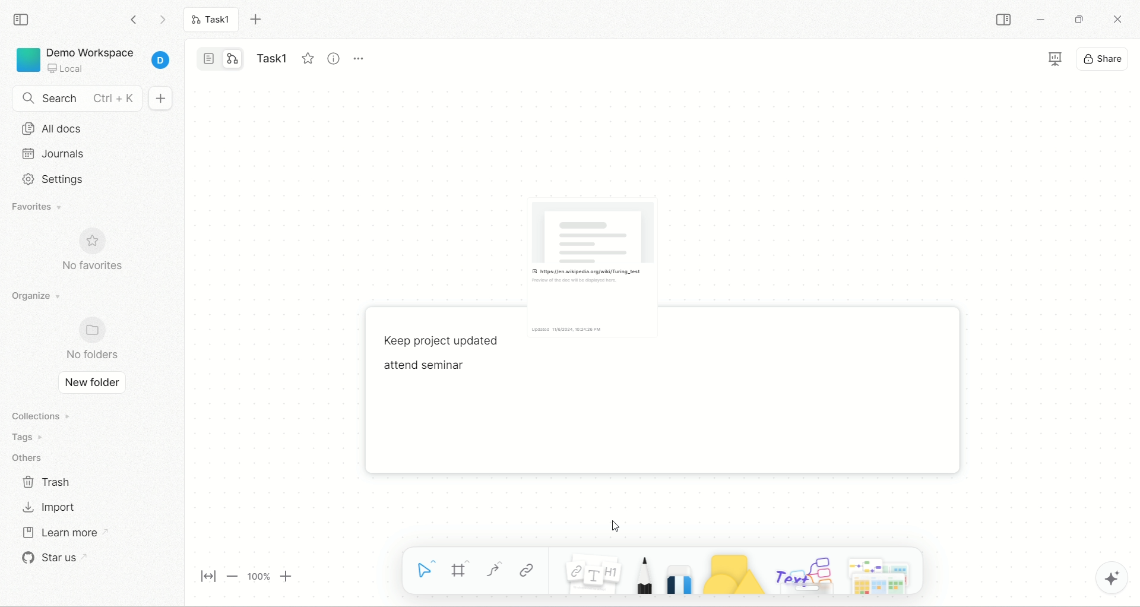 The width and height of the screenshot is (1140, 607). Describe the element at coordinates (49, 508) in the screenshot. I see `import` at that location.